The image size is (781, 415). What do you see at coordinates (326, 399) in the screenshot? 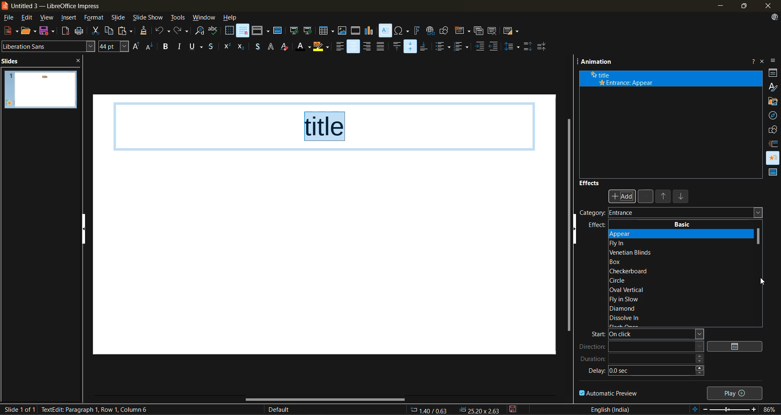
I see `horizontal scroll bar` at bounding box center [326, 399].